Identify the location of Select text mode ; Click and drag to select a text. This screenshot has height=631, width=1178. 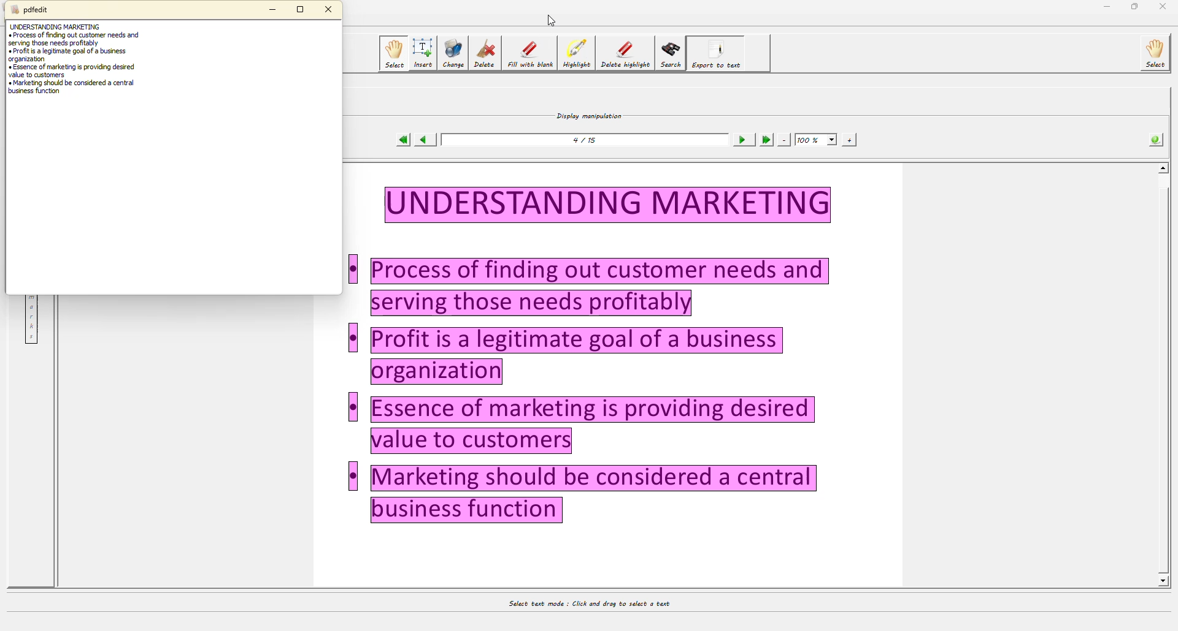
(601, 600).